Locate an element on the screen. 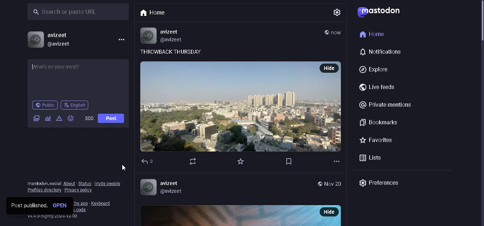 The width and height of the screenshot is (484, 226). bookmarks is located at coordinates (378, 123).